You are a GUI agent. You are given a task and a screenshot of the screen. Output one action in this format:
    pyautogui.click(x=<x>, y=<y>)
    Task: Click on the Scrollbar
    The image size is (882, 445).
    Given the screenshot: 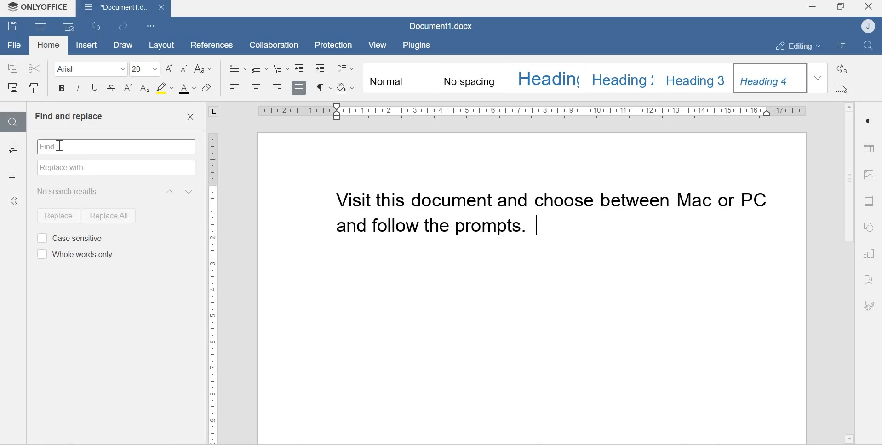 What is the action you would take?
    pyautogui.click(x=848, y=178)
    